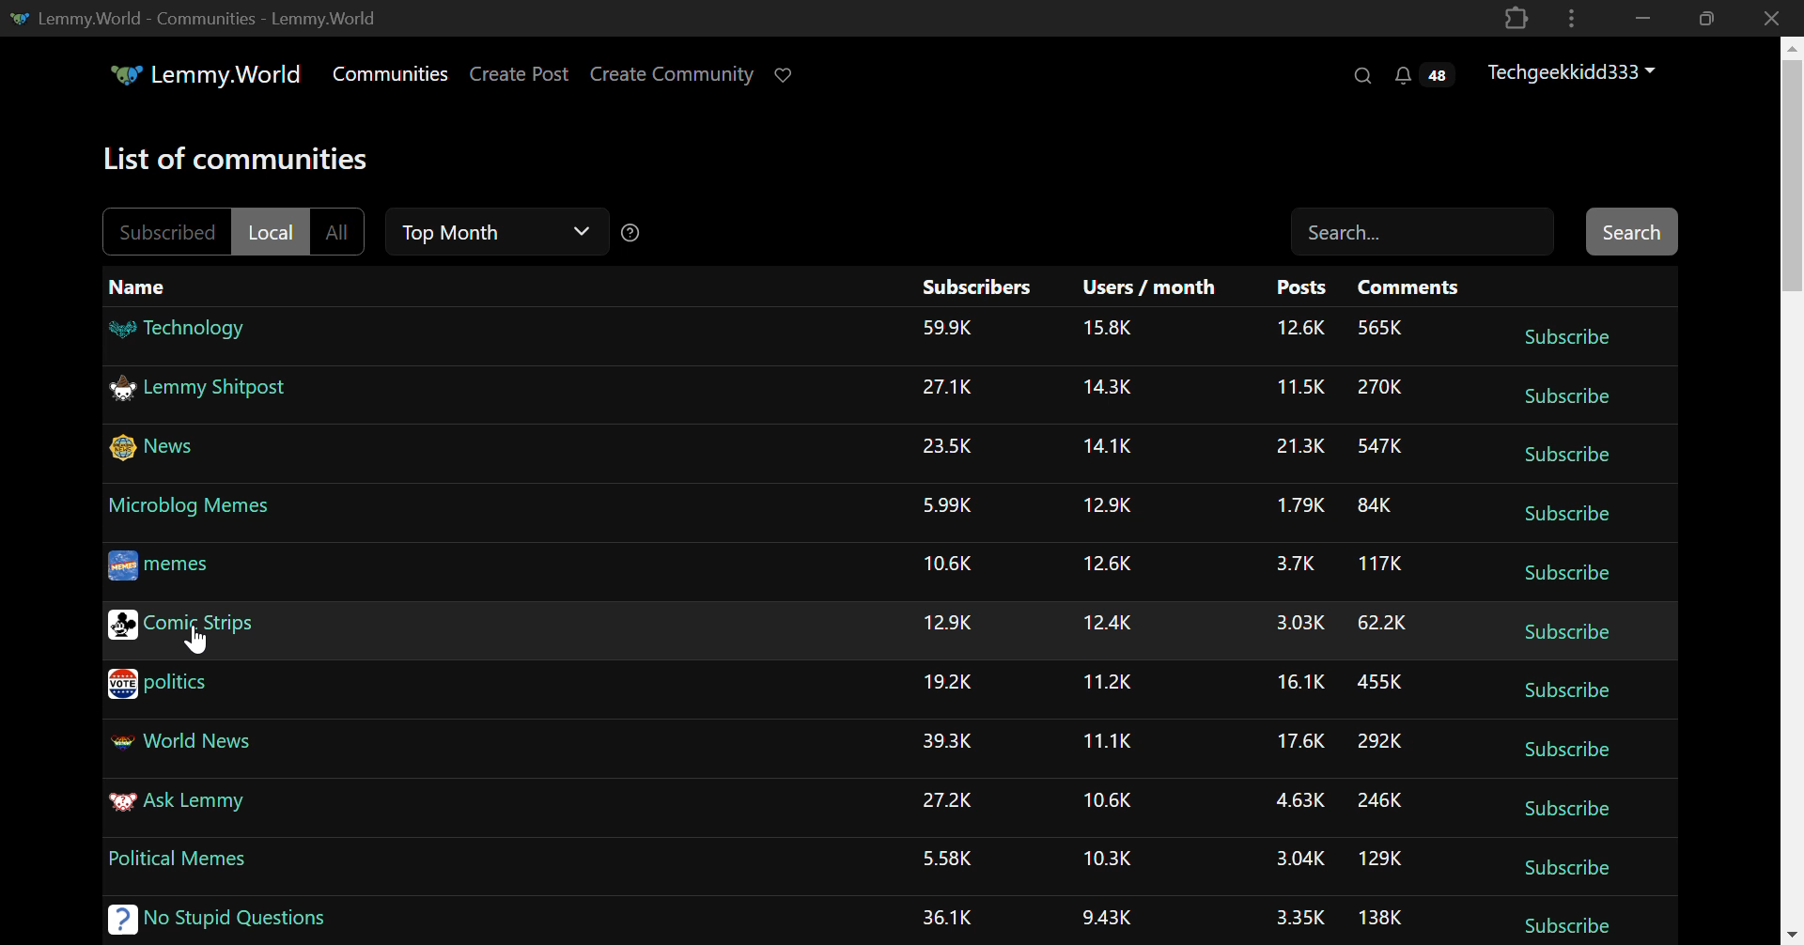 The width and height of the screenshot is (1804, 945). What do you see at coordinates (1301, 624) in the screenshot?
I see `3.03K` at bounding box center [1301, 624].